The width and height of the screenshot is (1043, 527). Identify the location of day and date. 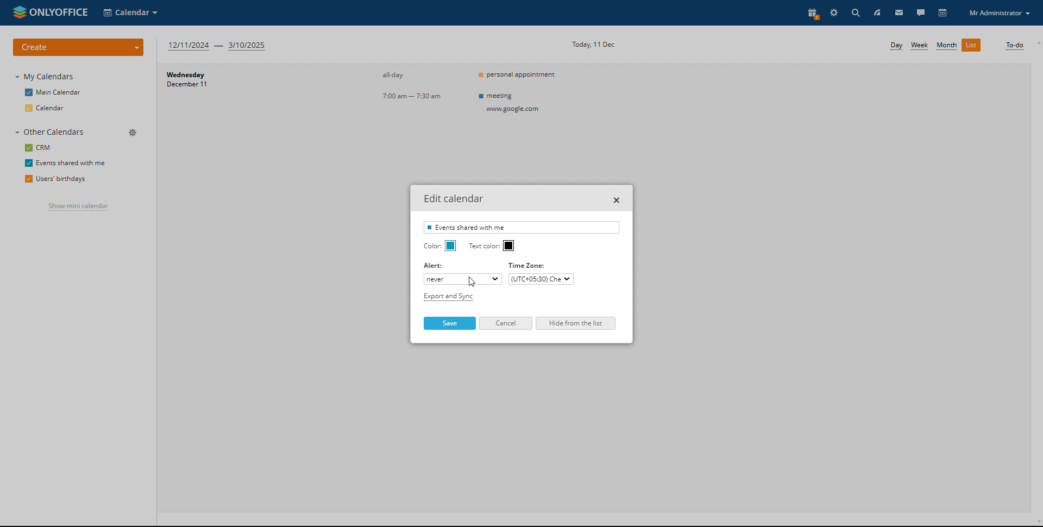
(211, 82).